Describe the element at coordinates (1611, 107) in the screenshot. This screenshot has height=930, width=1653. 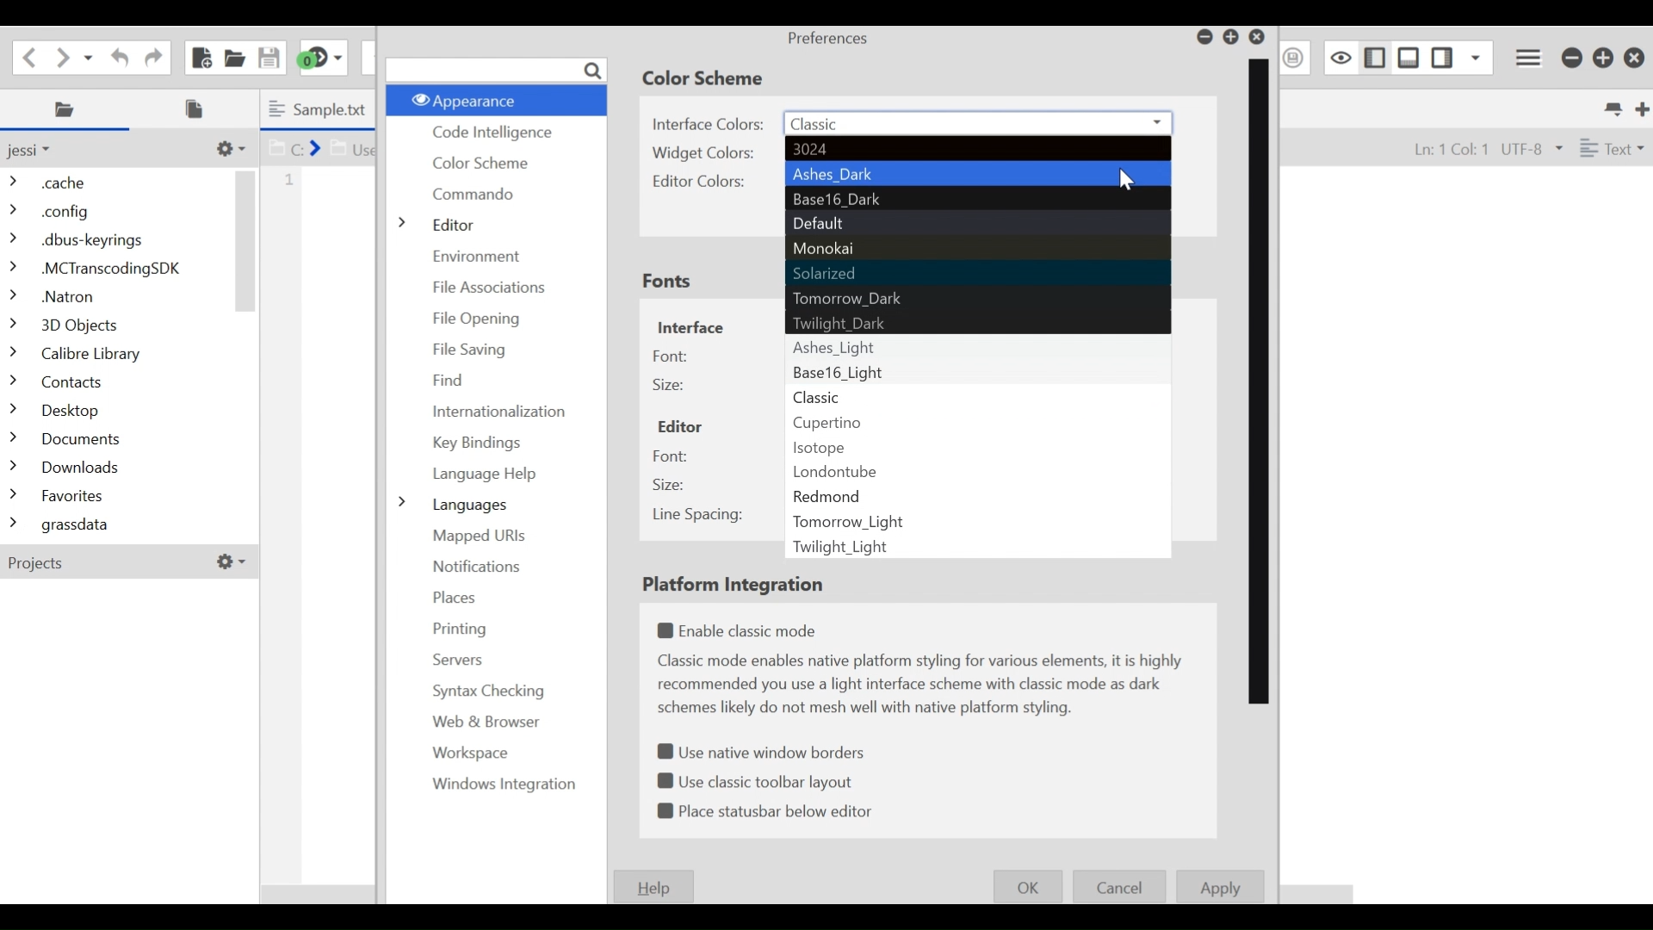
I see `List all tabs` at that location.